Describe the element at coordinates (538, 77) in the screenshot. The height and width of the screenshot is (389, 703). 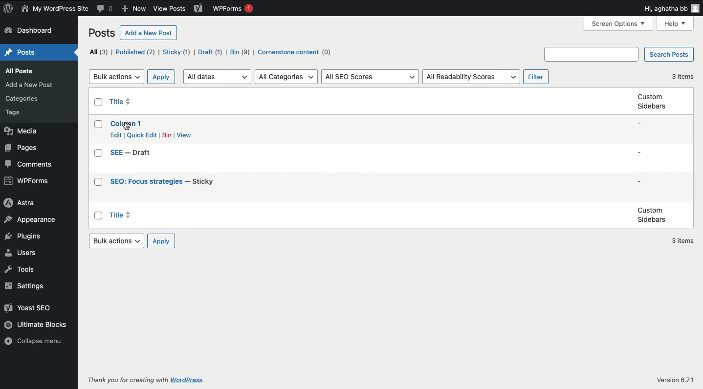
I see `Filter` at that location.